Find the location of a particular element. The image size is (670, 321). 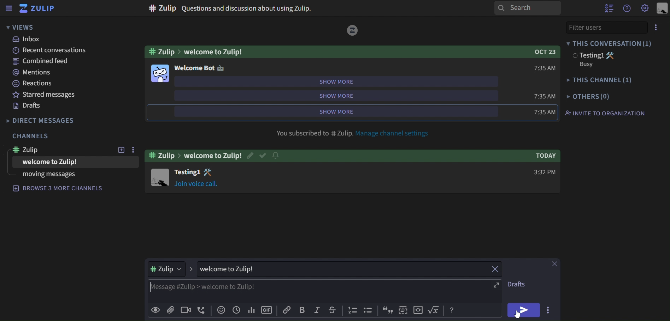

#Zulip>welcome to Zulip! is located at coordinates (197, 52).